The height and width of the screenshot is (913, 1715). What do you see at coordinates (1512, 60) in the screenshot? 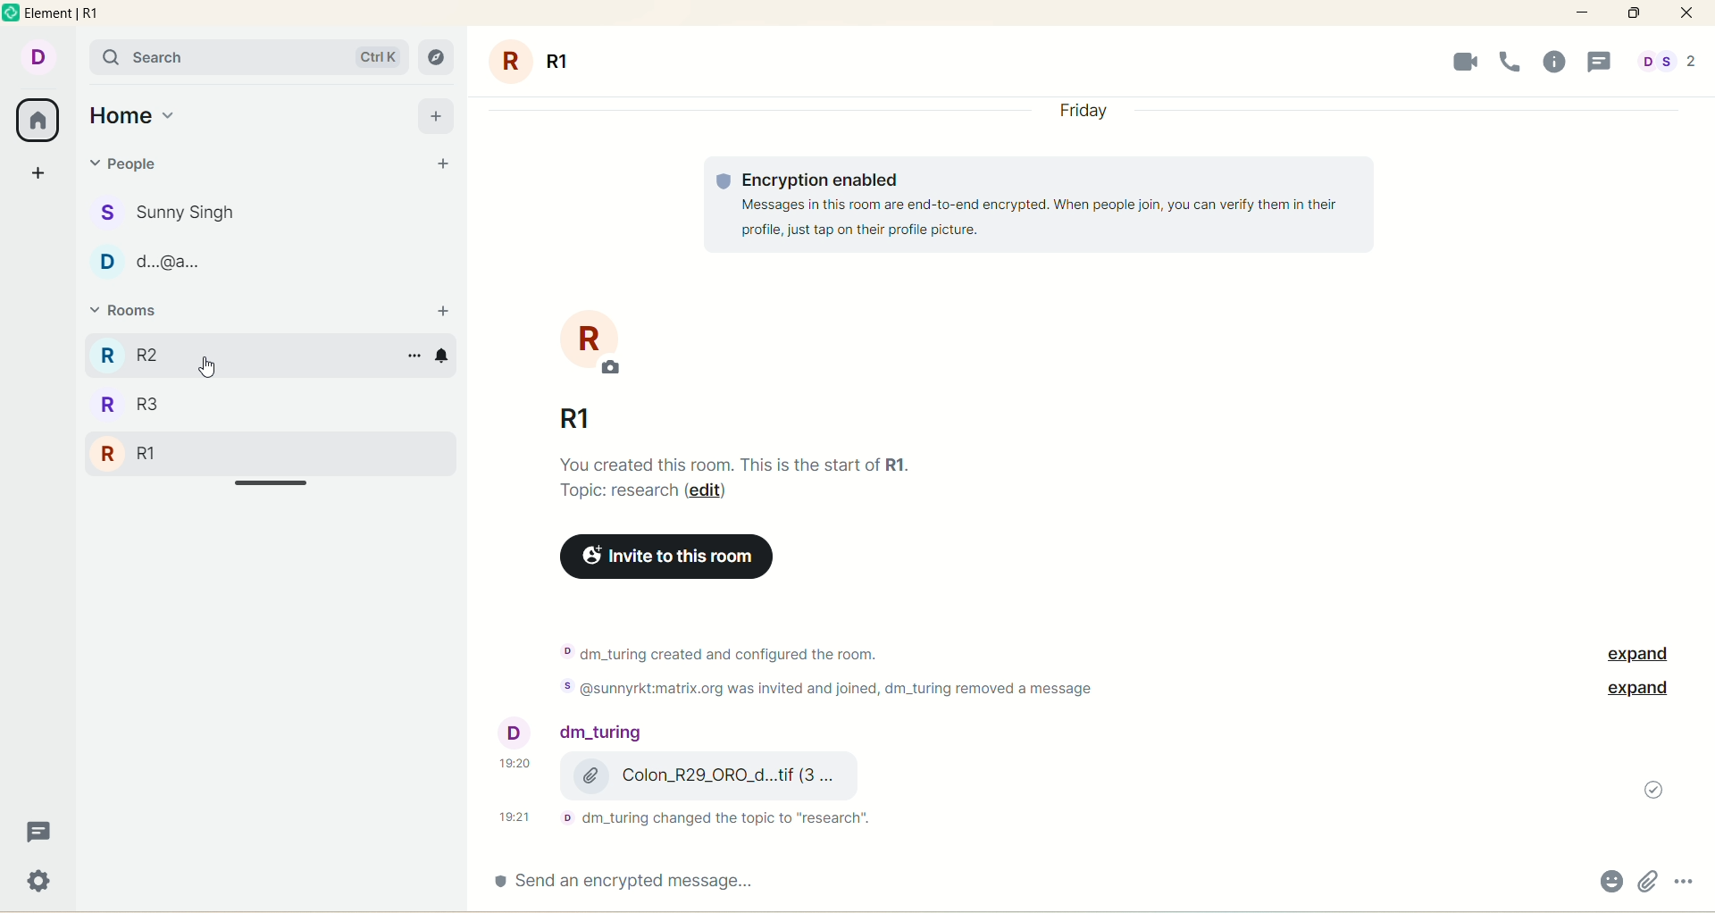
I see `voice call` at bounding box center [1512, 60].